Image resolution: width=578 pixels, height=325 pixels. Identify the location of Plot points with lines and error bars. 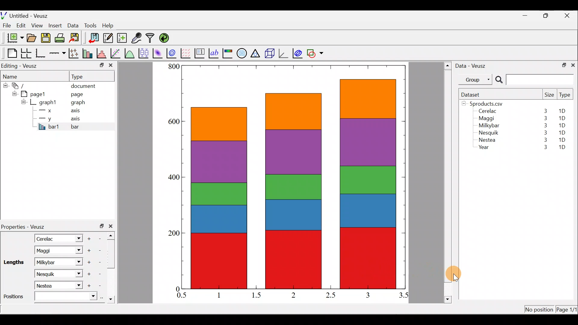
(75, 54).